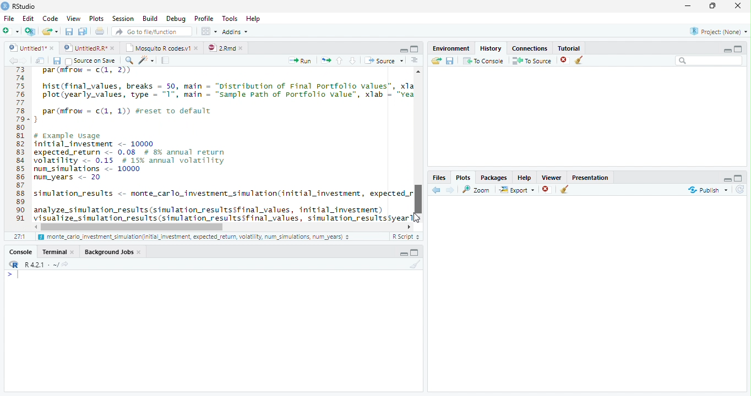 Image resolution: width=751 pixels, height=396 pixels. I want to click on R 4.2.1 ~/, so click(37, 263).